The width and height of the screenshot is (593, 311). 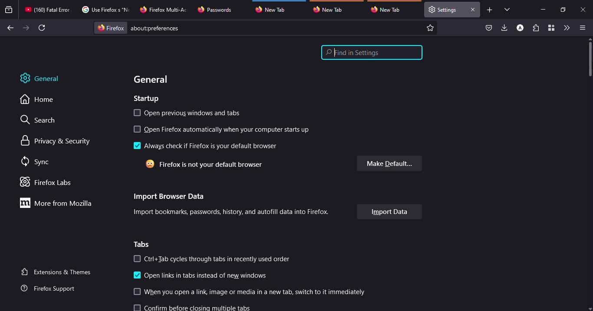 I want to click on maximize, so click(x=562, y=10).